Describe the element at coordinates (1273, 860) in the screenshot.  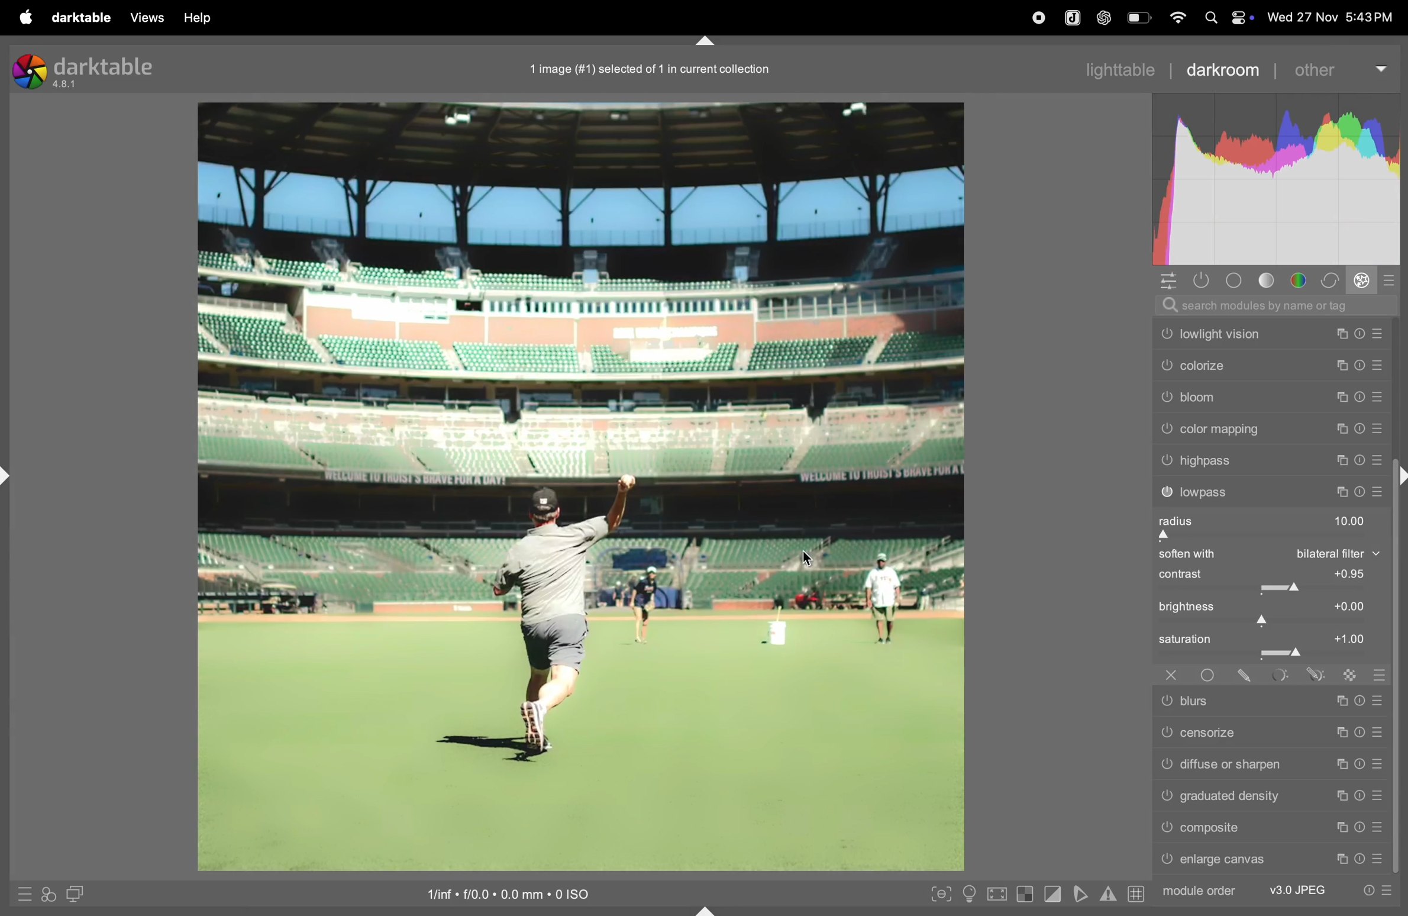
I see `enlarge canvas` at that location.